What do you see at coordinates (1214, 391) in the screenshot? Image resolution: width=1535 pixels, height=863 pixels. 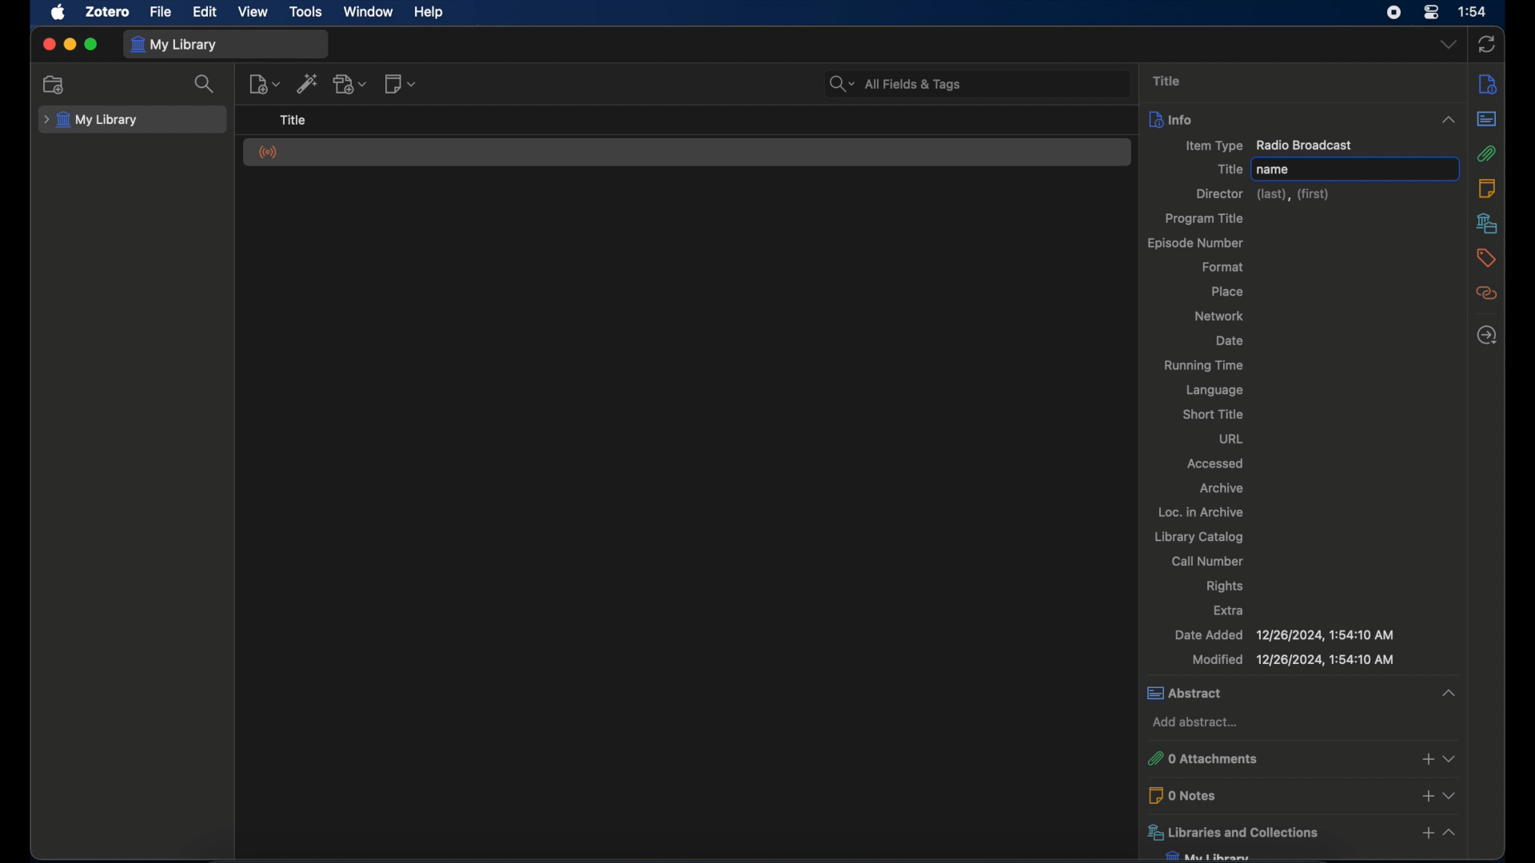 I see `language` at bounding box center [1214, 391].